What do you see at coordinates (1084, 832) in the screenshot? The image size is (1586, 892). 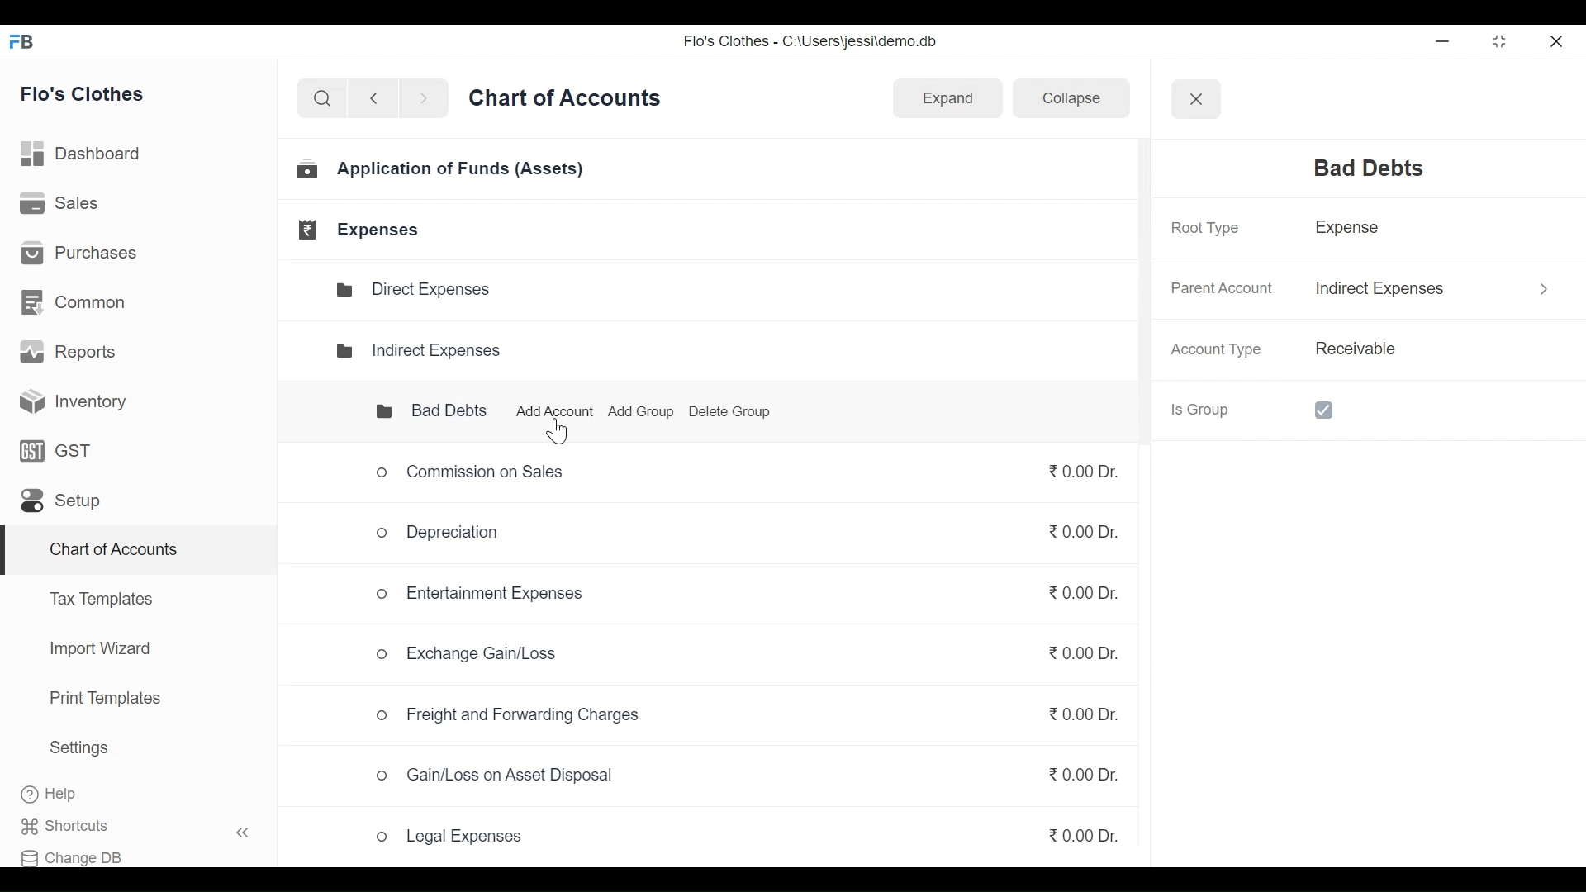 I see `₹0.00 Dr.` at bounding box center [1084, 832].